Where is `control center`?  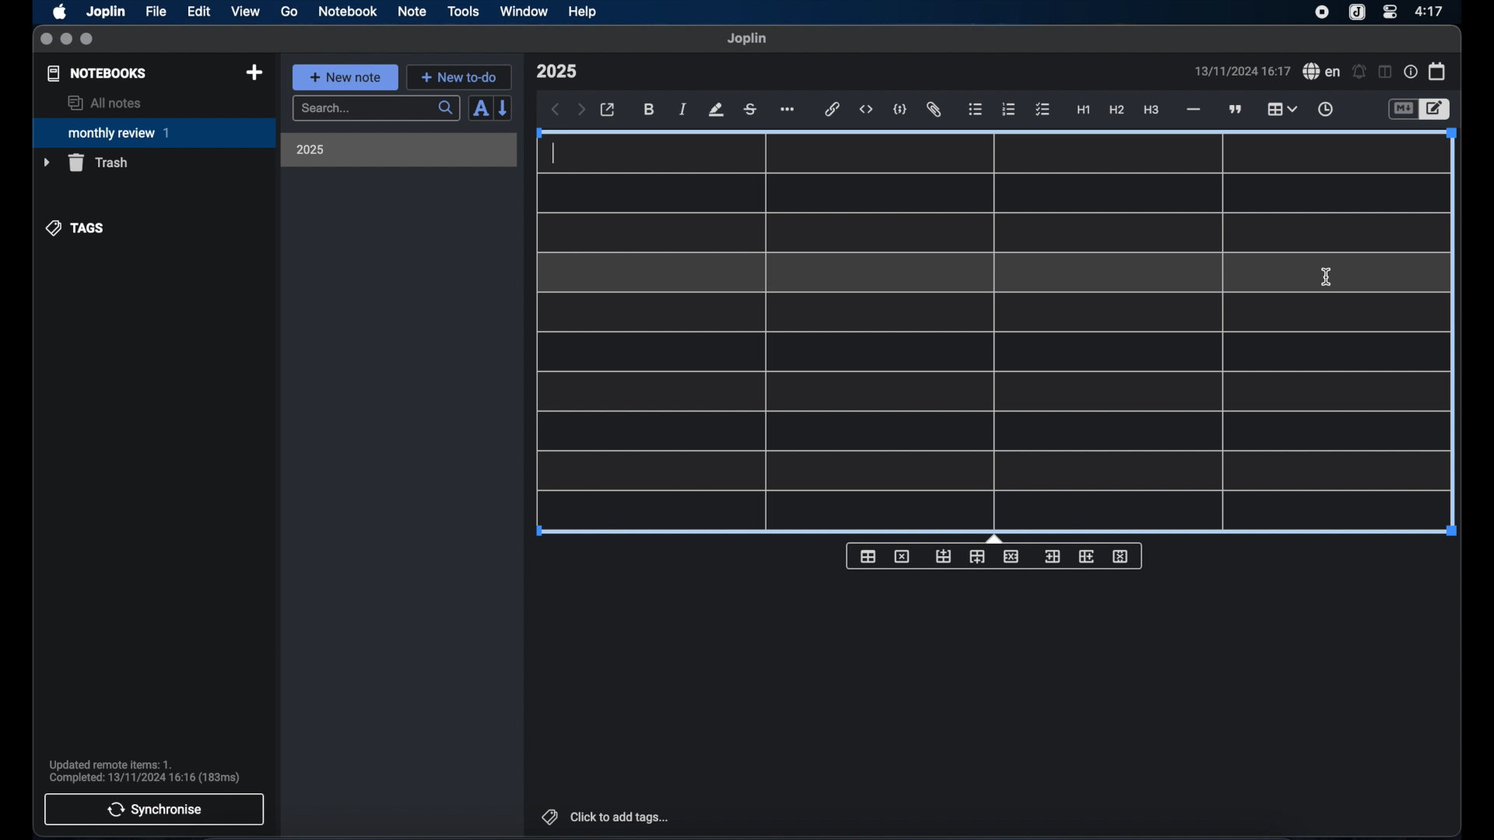
control center is located at coordinates (1389, 11).